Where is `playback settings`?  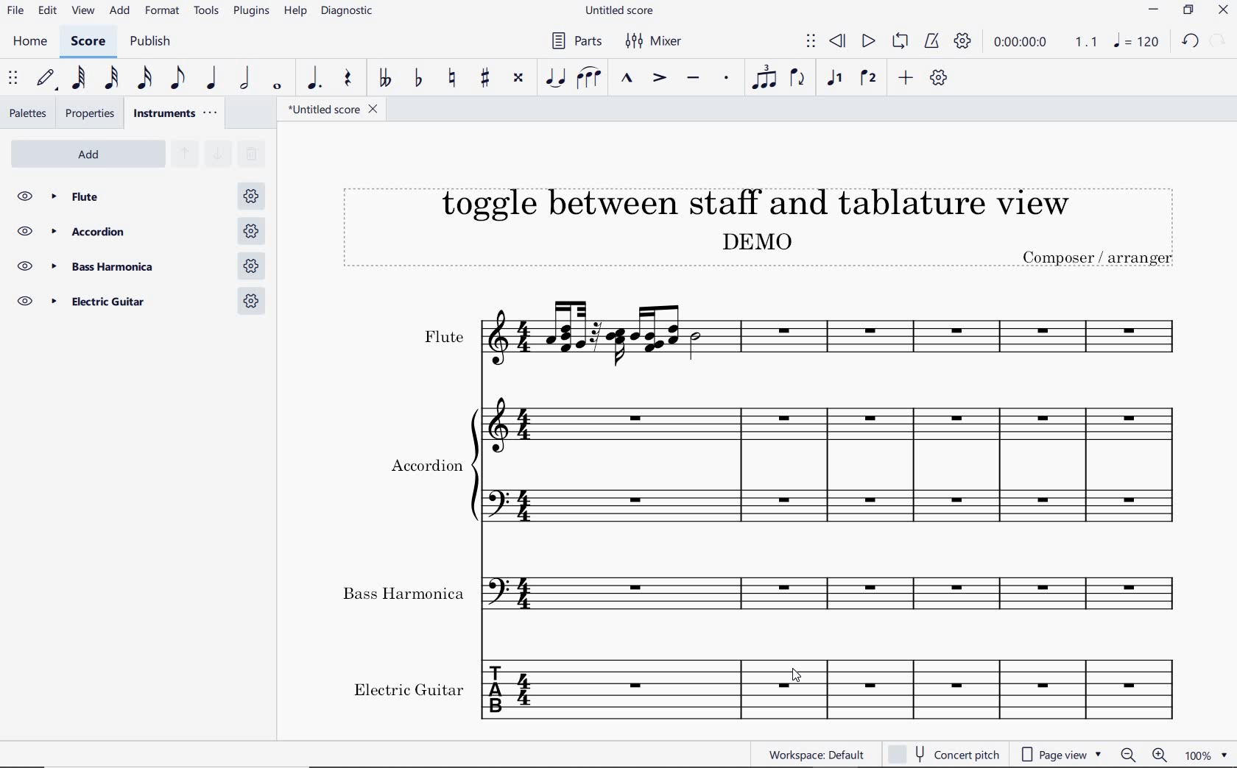
playback settings is located at coordinates (964, 44).